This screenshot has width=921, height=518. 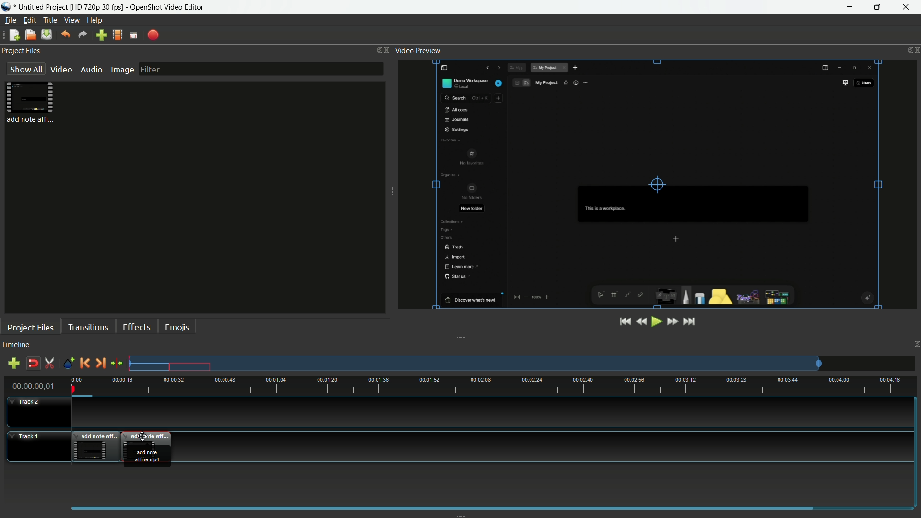 What do you see at coordinates (13, 363) in the screenshot?
I see `add track` at bounding box center [13, 363].